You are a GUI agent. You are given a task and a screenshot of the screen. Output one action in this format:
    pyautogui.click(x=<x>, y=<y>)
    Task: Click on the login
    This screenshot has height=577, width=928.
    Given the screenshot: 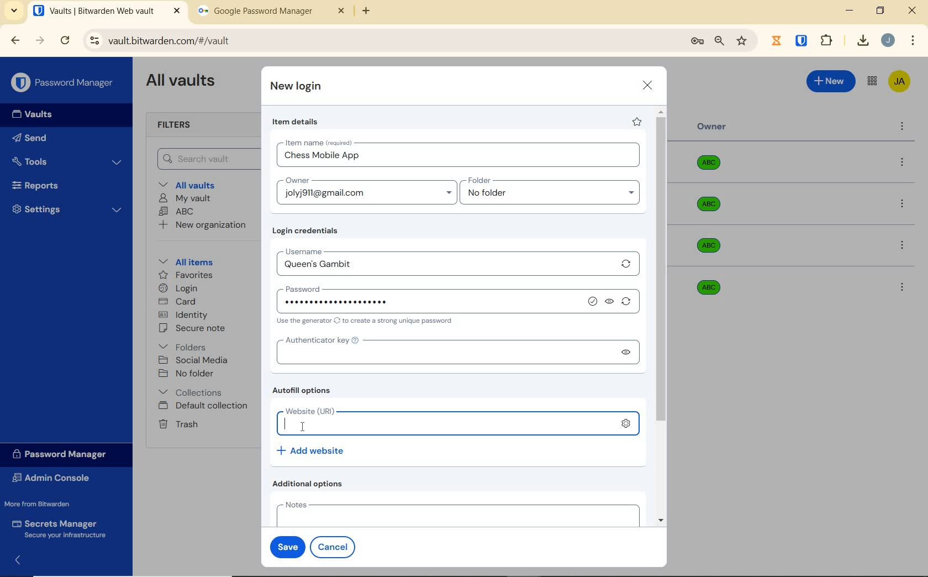 What is the action you would take?
    pyautogui.click(x=178, y=289)
    